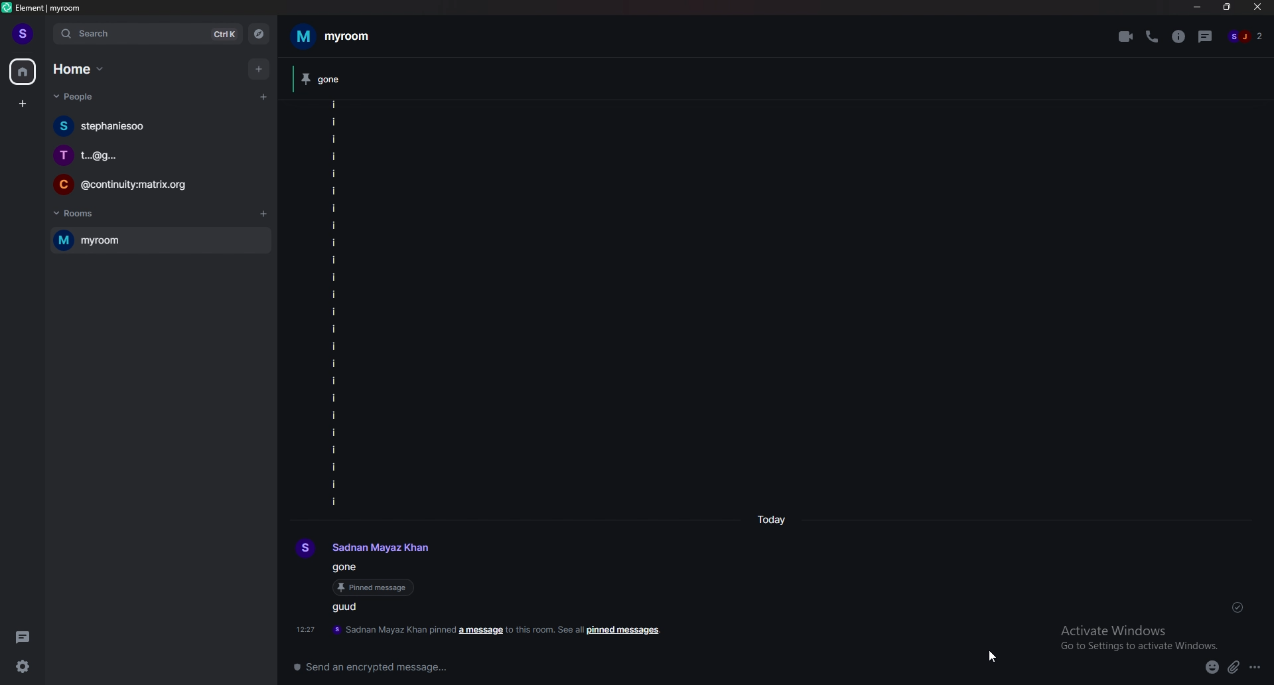  Describe the element at coordinates (261, 70) in the screenshot. I see `add` at that location.